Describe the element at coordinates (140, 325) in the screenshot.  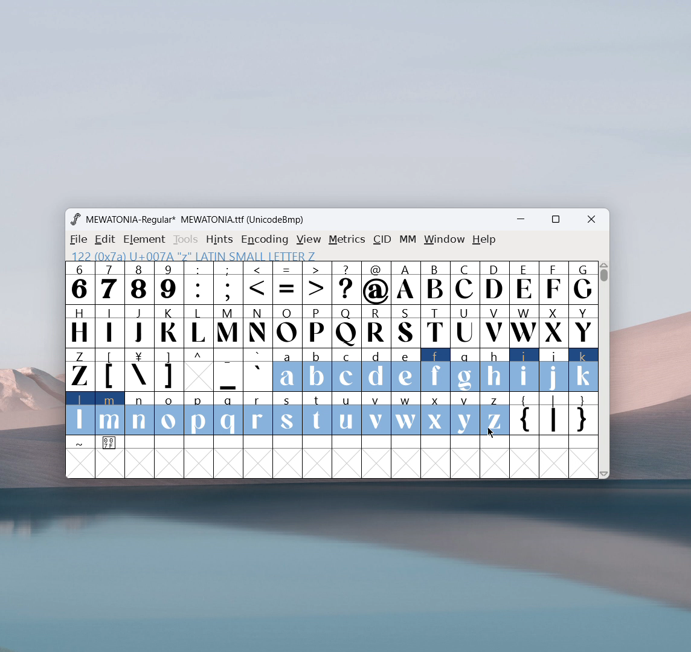
I see `J` at that location.